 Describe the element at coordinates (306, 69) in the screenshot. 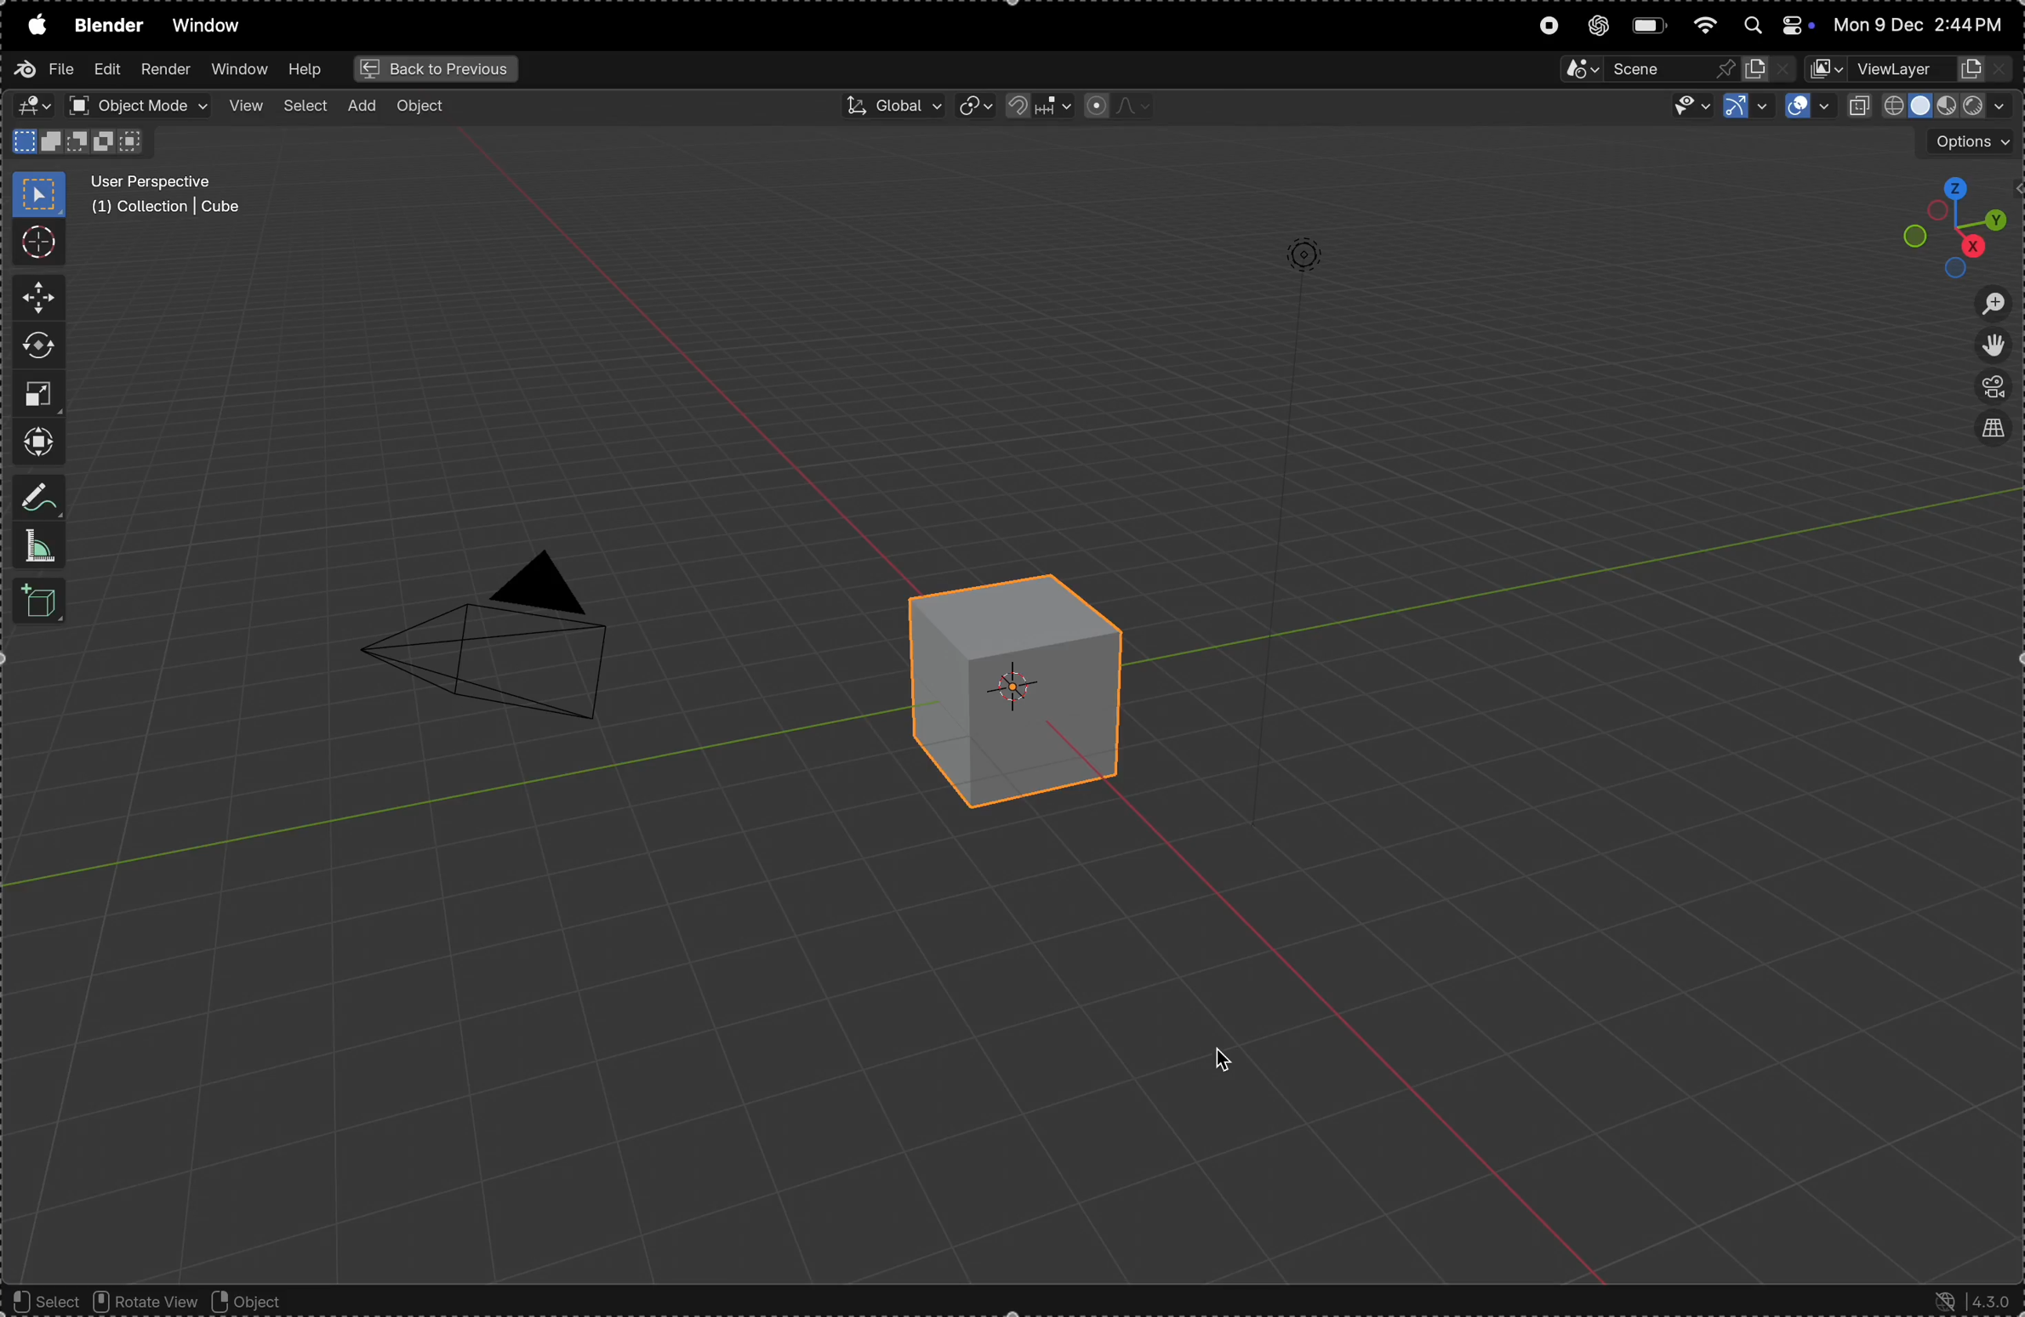

I see `help` at that location.